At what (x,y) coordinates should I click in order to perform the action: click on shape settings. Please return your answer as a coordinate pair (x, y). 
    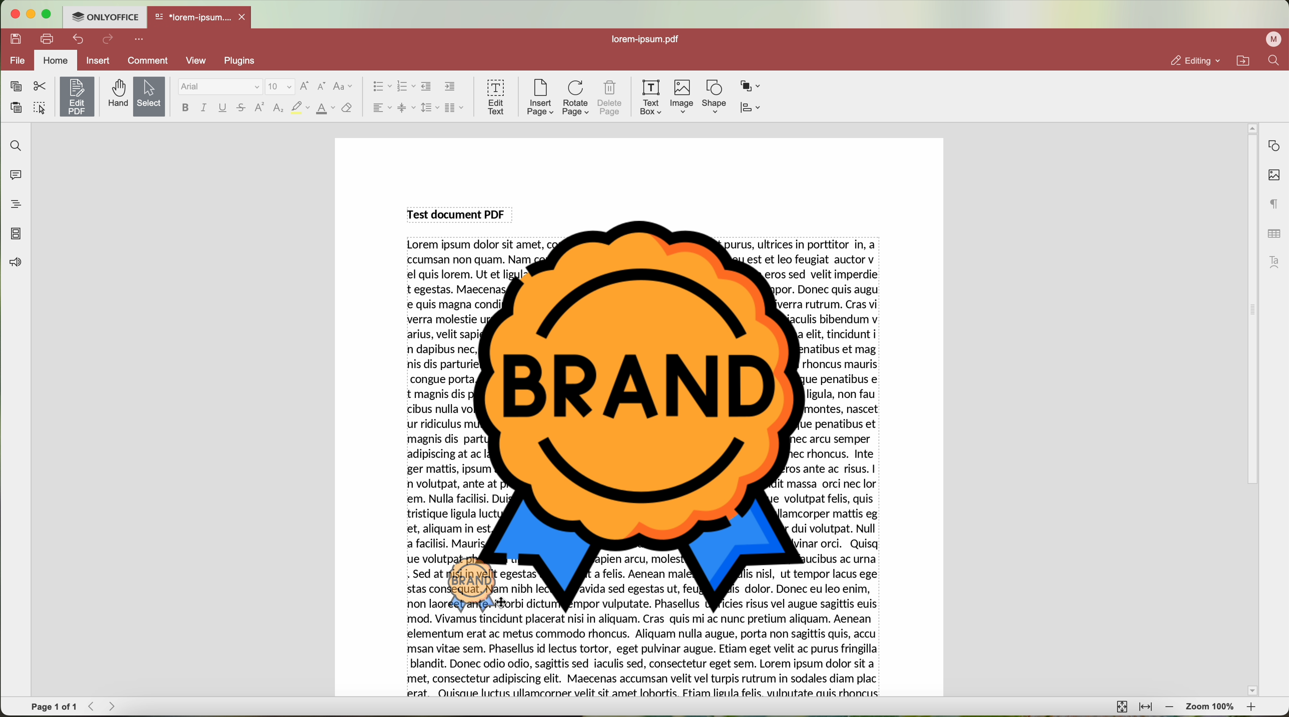
    Looking at the image, I should click on (1273, 146).